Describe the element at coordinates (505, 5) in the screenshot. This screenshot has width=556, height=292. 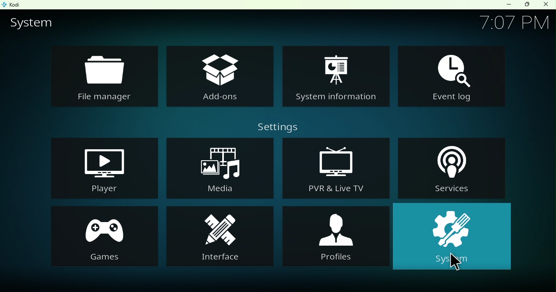
I see `Minimize` at that location.